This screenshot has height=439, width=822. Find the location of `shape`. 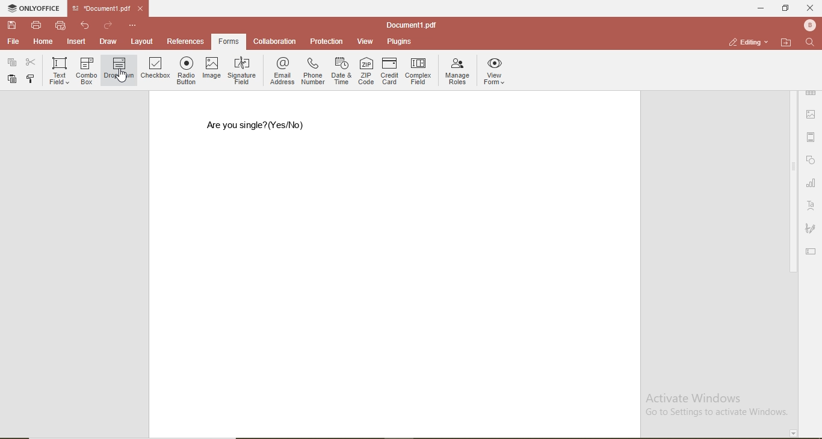

shape is located at coordinates (813, 162).